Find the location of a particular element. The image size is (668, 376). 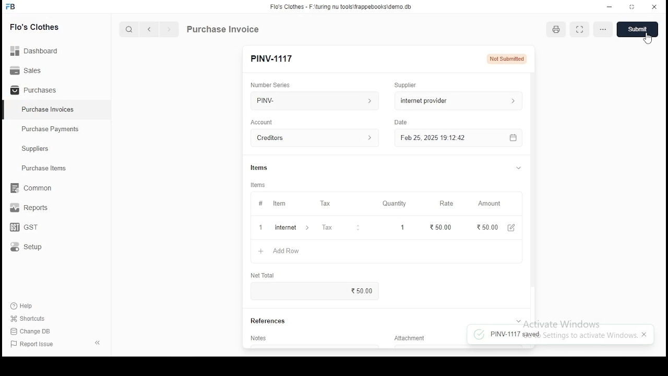

0.00 is located at coordinates (482, 227).